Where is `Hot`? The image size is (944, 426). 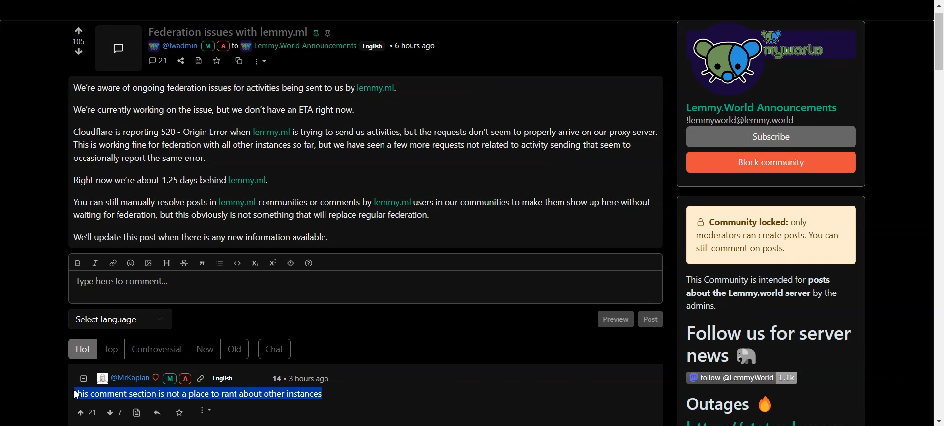
Hot is located at coordinates (82, 349).